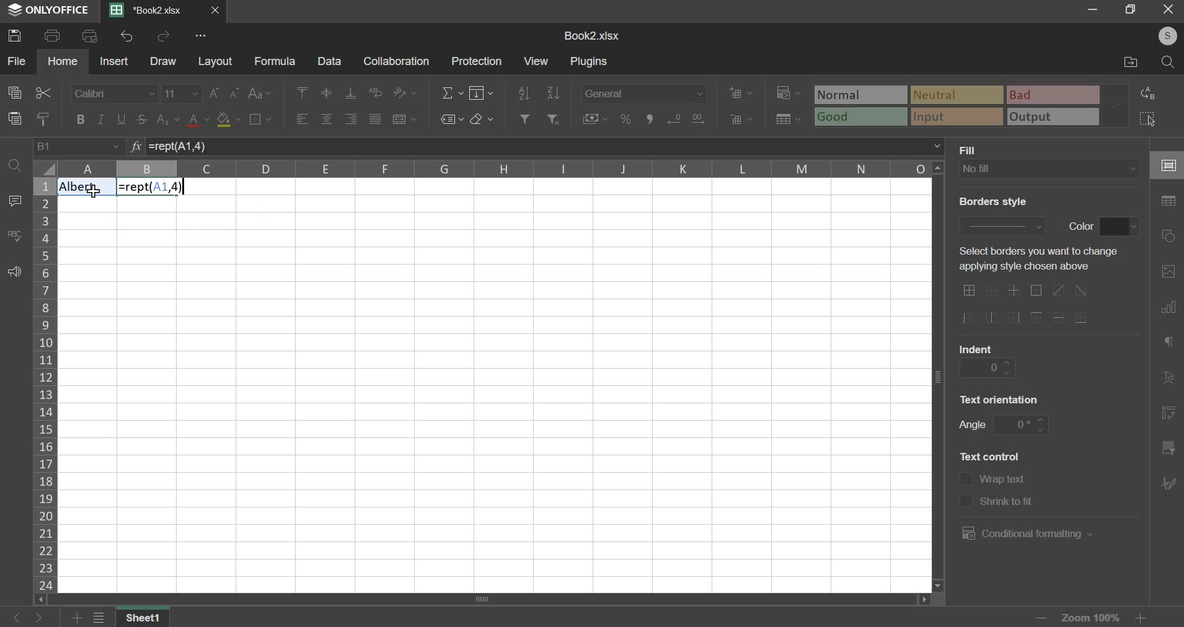 The width and height of the screenshot is (1184, 627). I want to click on spelling, so click(14, 235).